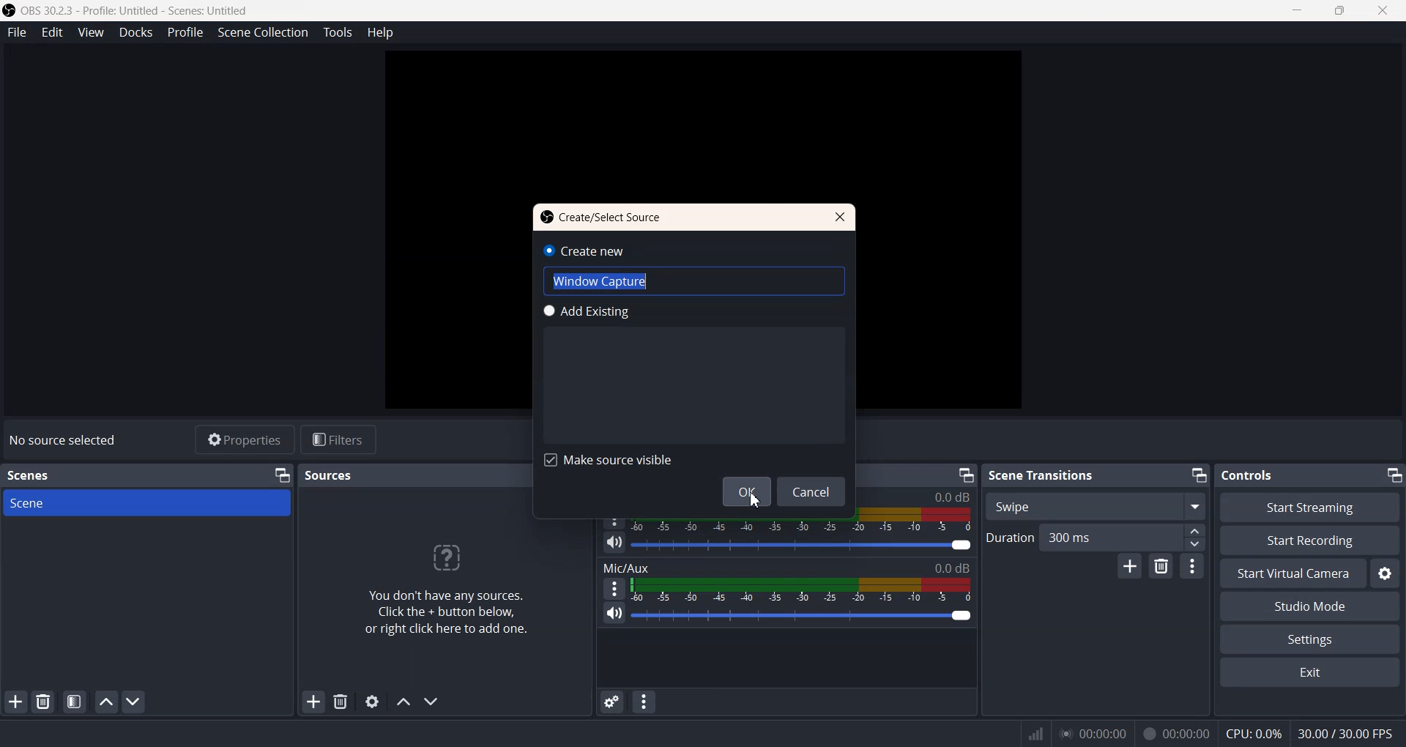 This screenshot has height=747, width=1406. I want to click on Remove configuration transition, so click(1161, 565).